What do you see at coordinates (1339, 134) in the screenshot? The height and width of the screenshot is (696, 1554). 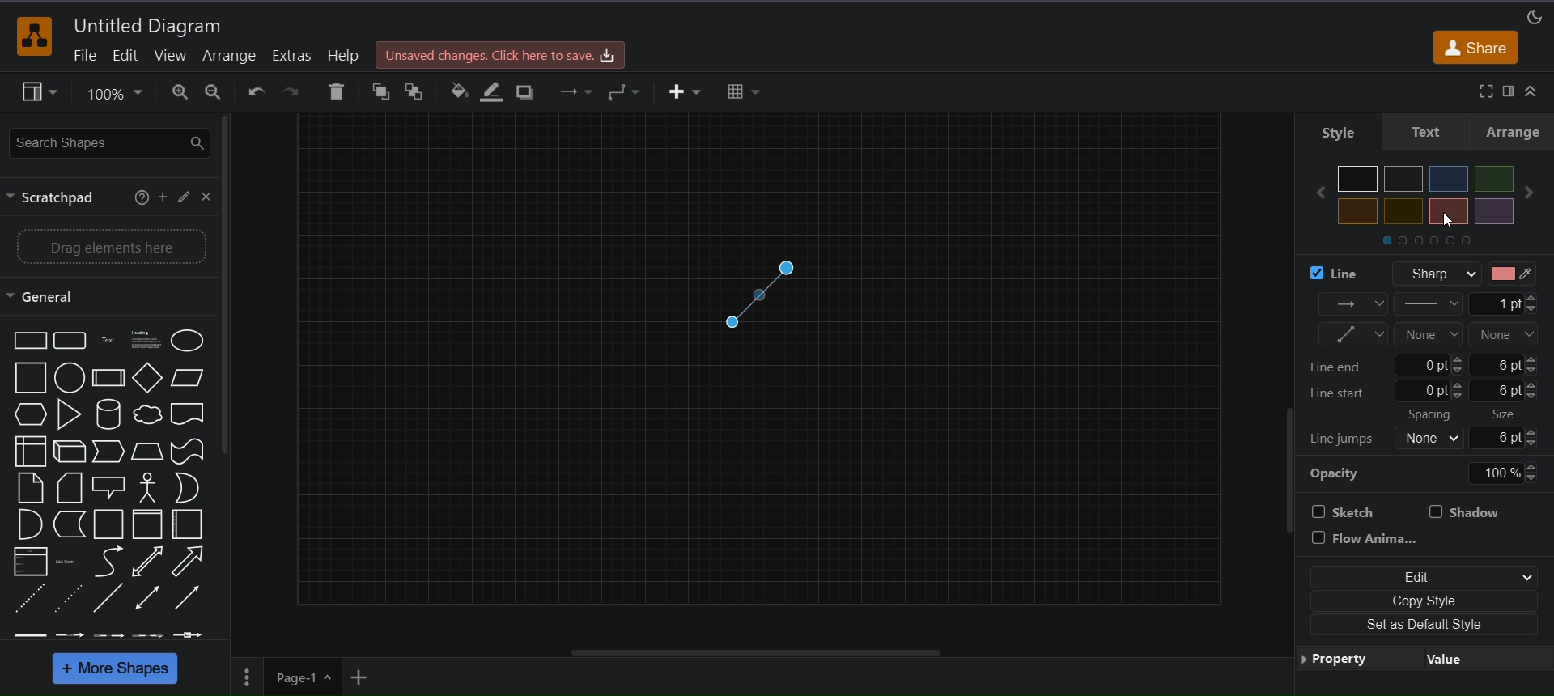 I see `style` at bounding box center [1339, 134].